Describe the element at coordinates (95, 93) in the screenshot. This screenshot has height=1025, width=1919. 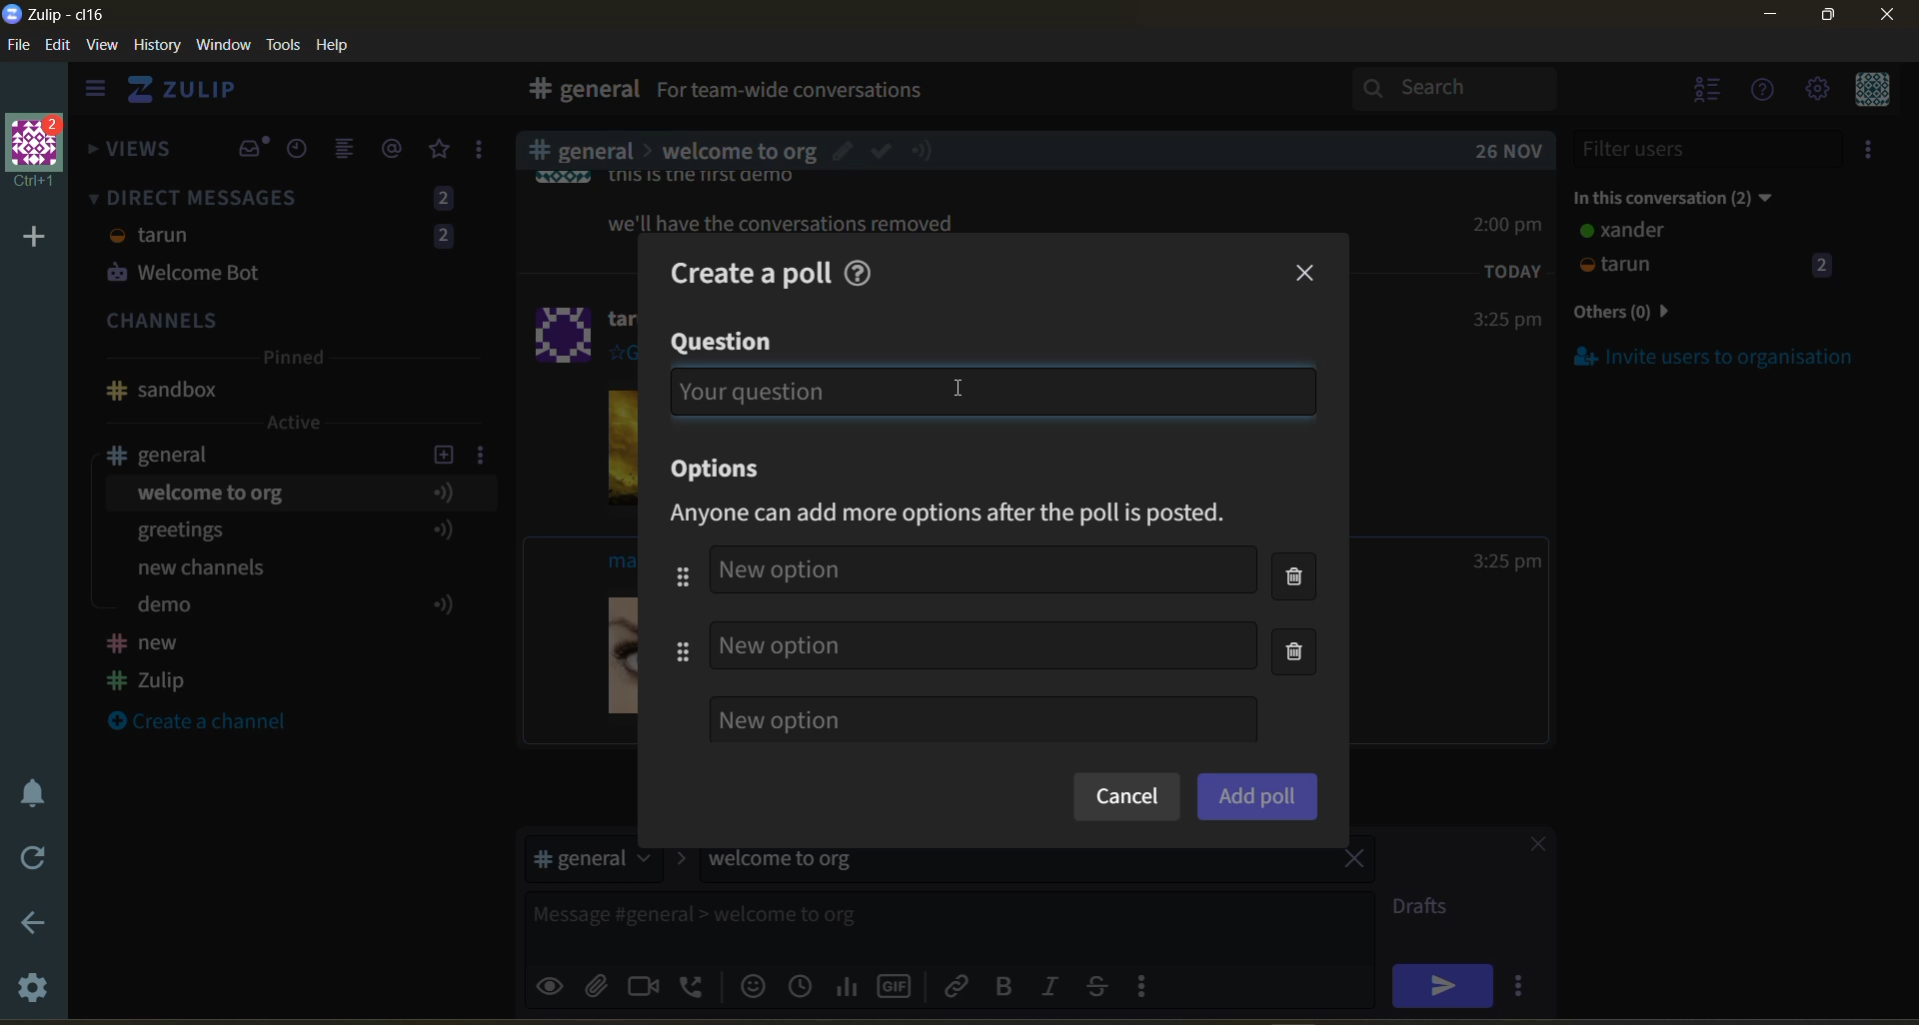
I see `hide side bar` at that location.